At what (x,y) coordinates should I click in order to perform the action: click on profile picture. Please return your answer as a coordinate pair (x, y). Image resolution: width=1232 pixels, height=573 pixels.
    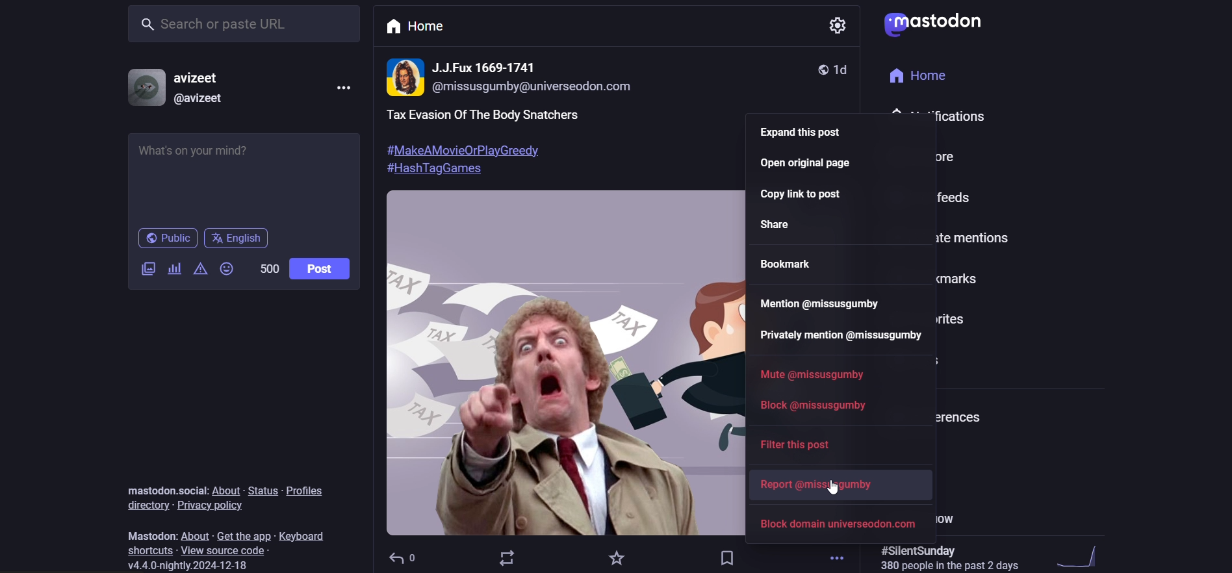
    Looking at the image, I should click on (405, 77).